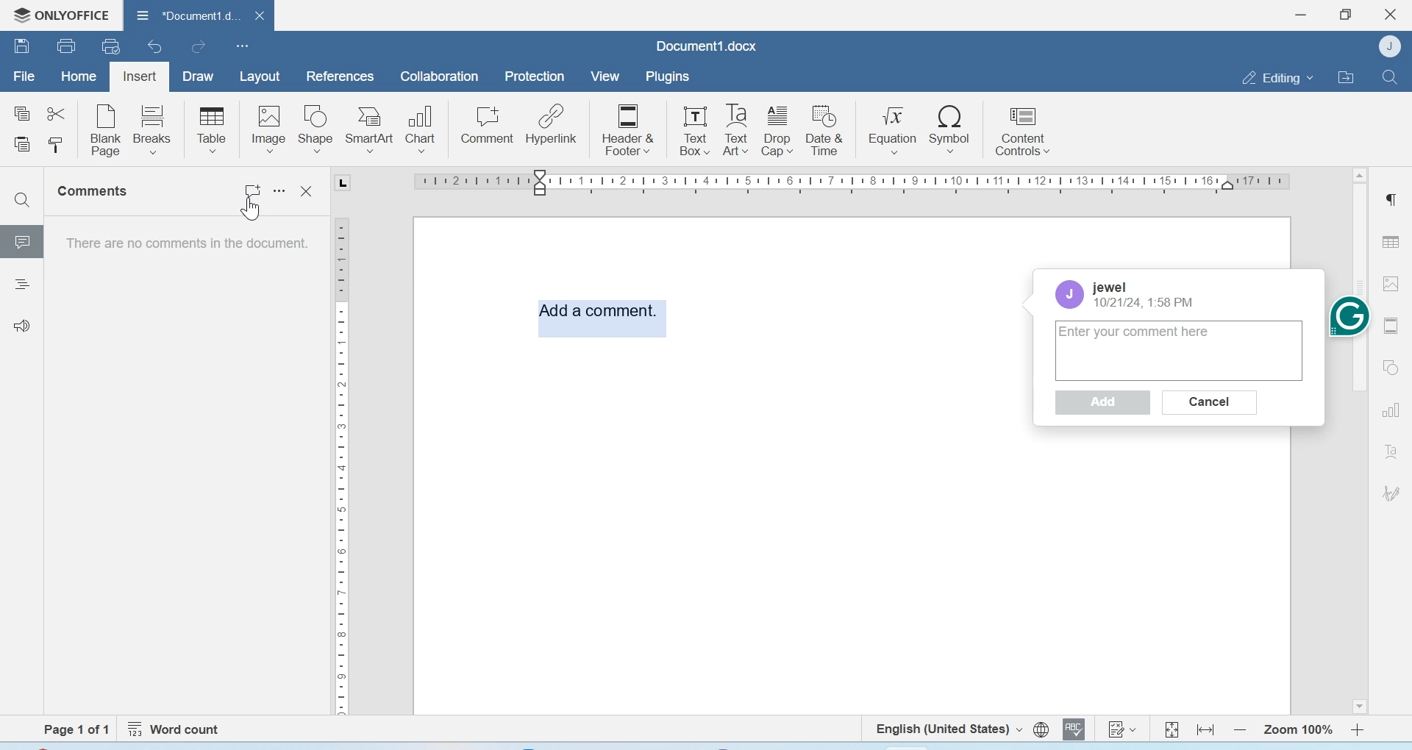 The height and width of the screenshot is (750, 1412). What do you see at coordinates (212, 129) in the screenshot?
I see `Table` at bounding box center [212, 129].